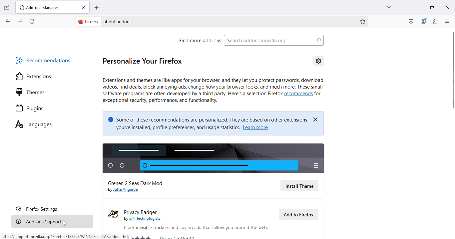 This screenshot has width=455, height=239. What do you see at coordinates (299, 185) in the screenshot?
I see `Install theme` at bounding box center [299, 185].